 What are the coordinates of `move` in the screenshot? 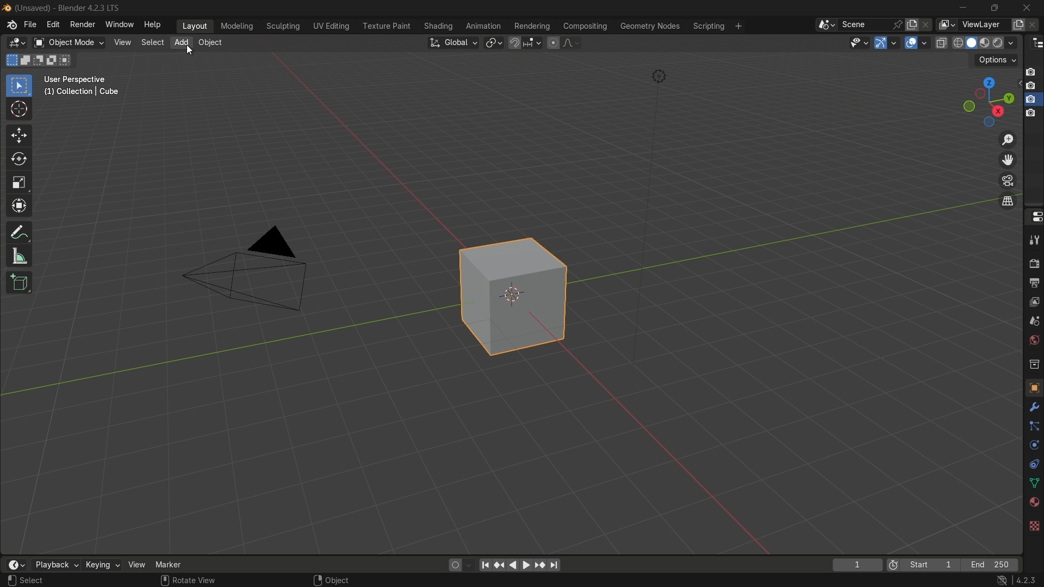 It's located at (20, 136).